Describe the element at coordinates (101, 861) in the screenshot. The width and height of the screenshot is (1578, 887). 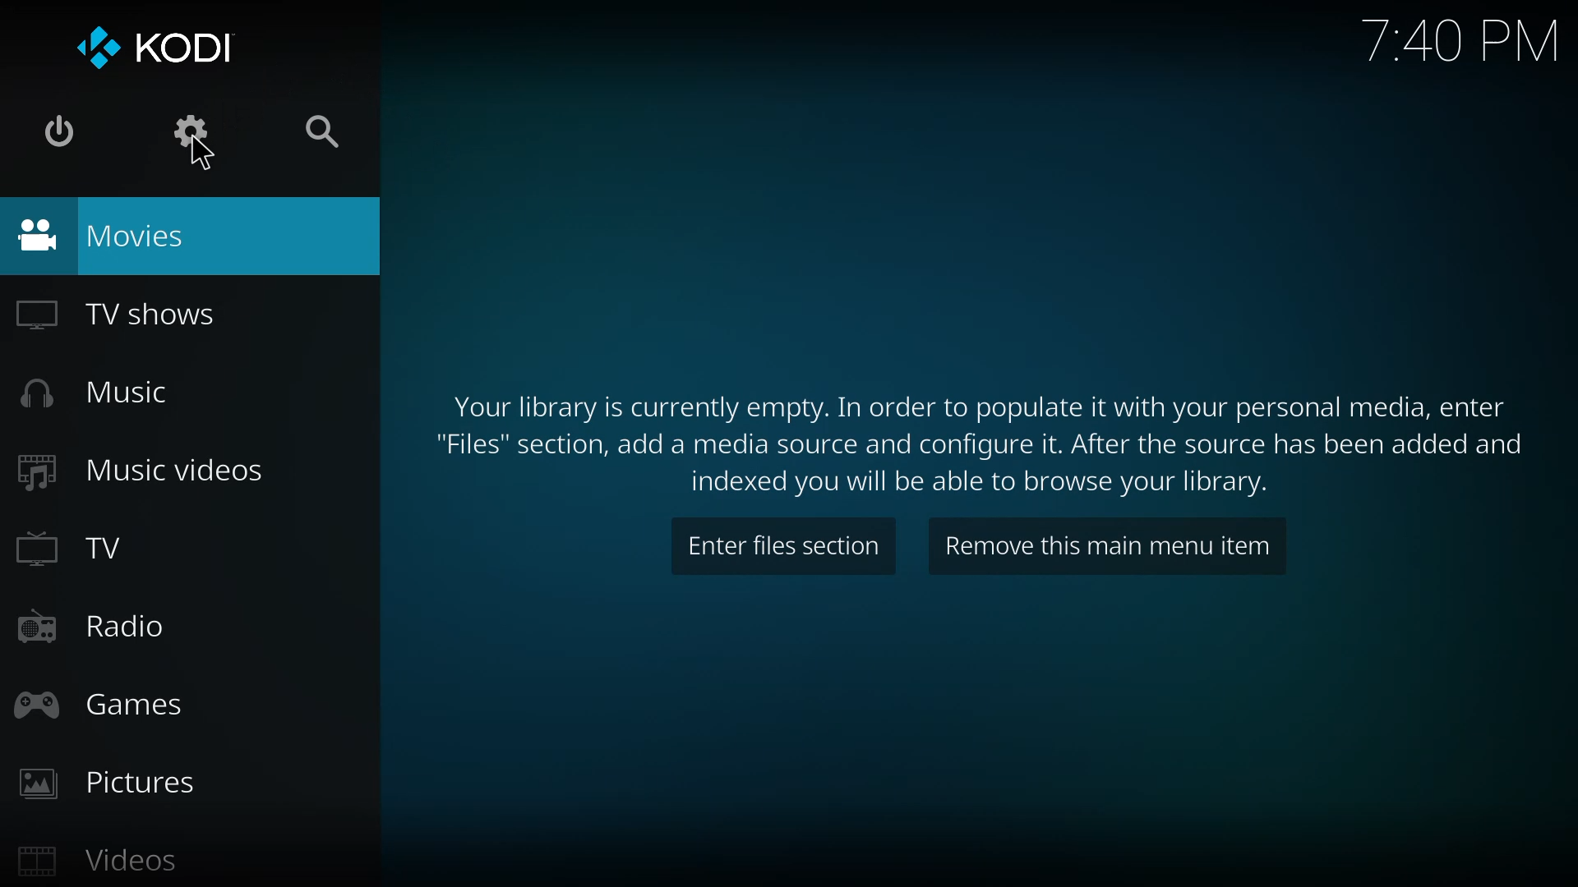
I see `videos` at that location.